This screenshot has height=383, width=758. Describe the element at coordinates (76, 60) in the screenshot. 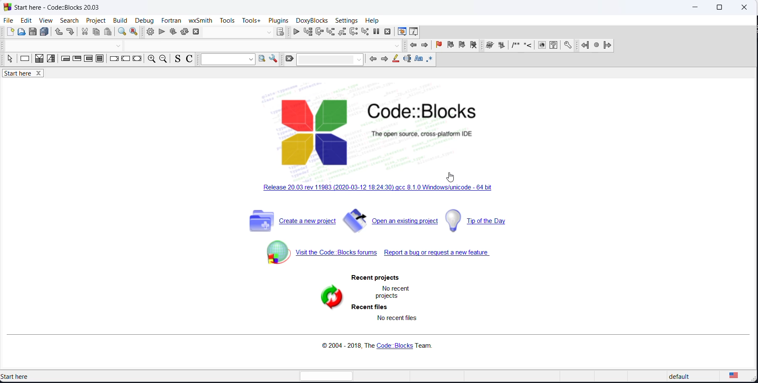

I see `exit condition loop` at that location.